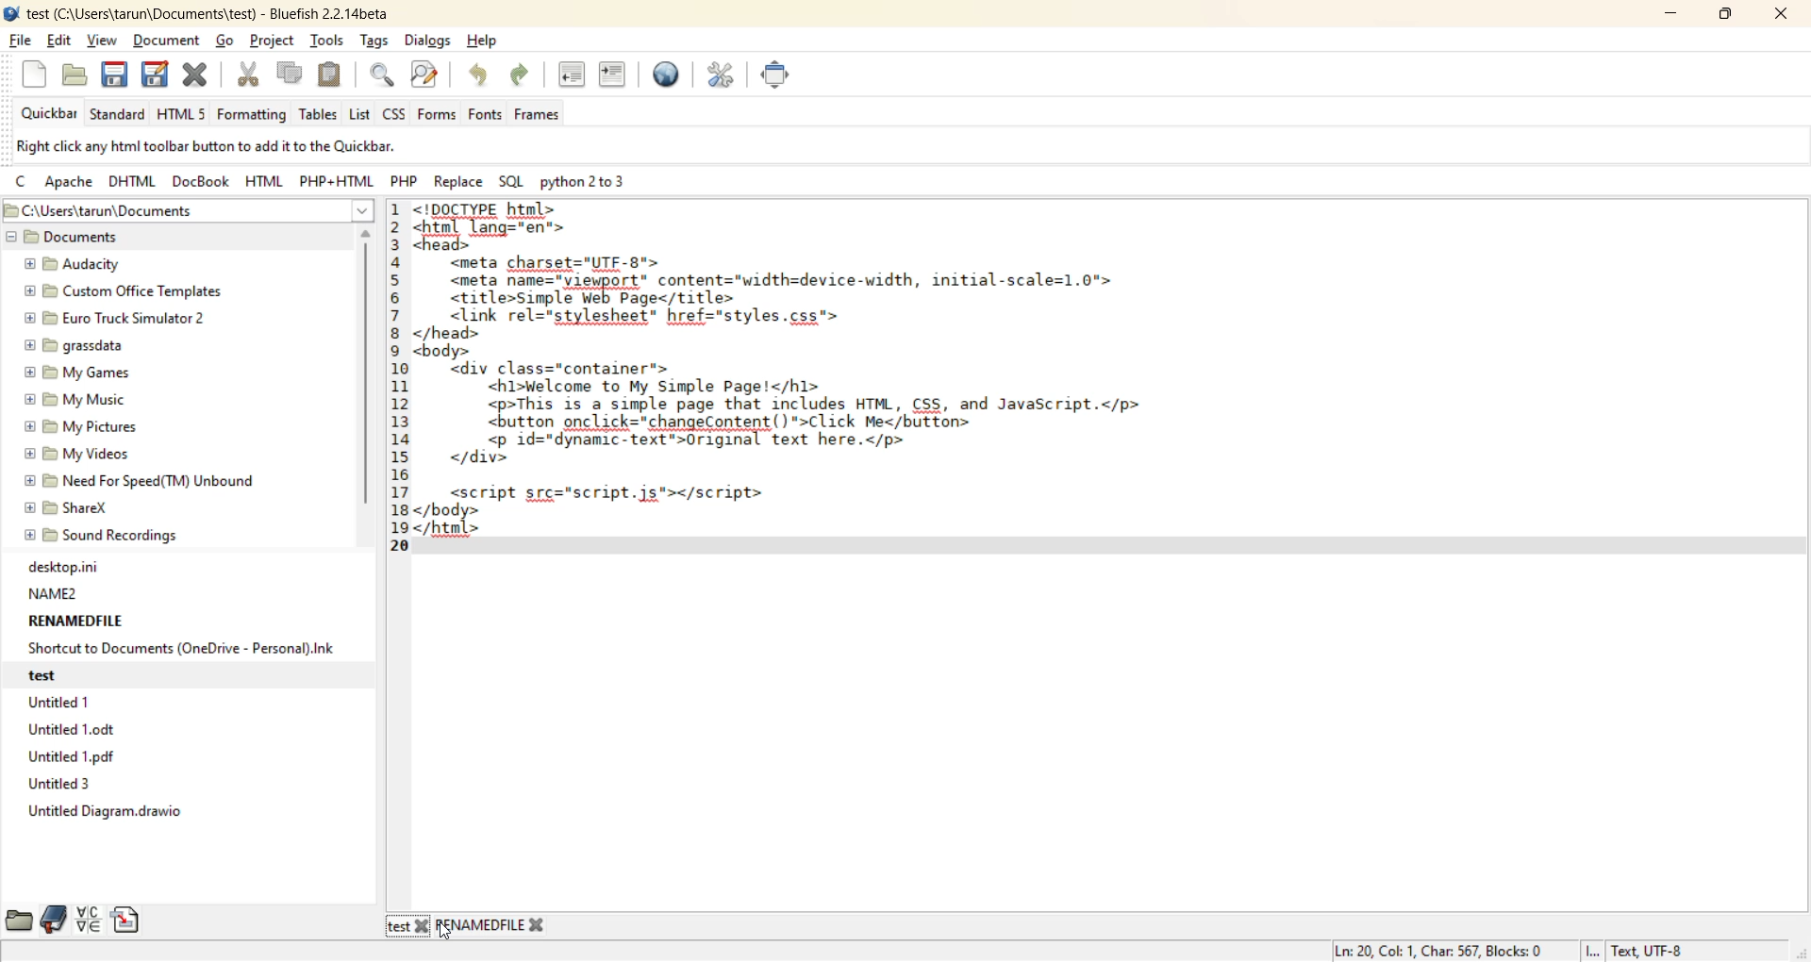 The width and height of the screenshot is (1811, 962). What do you see at coordinates (82, 397) in the screenshot?
I see `My Music` at bounding box center [82, 397].